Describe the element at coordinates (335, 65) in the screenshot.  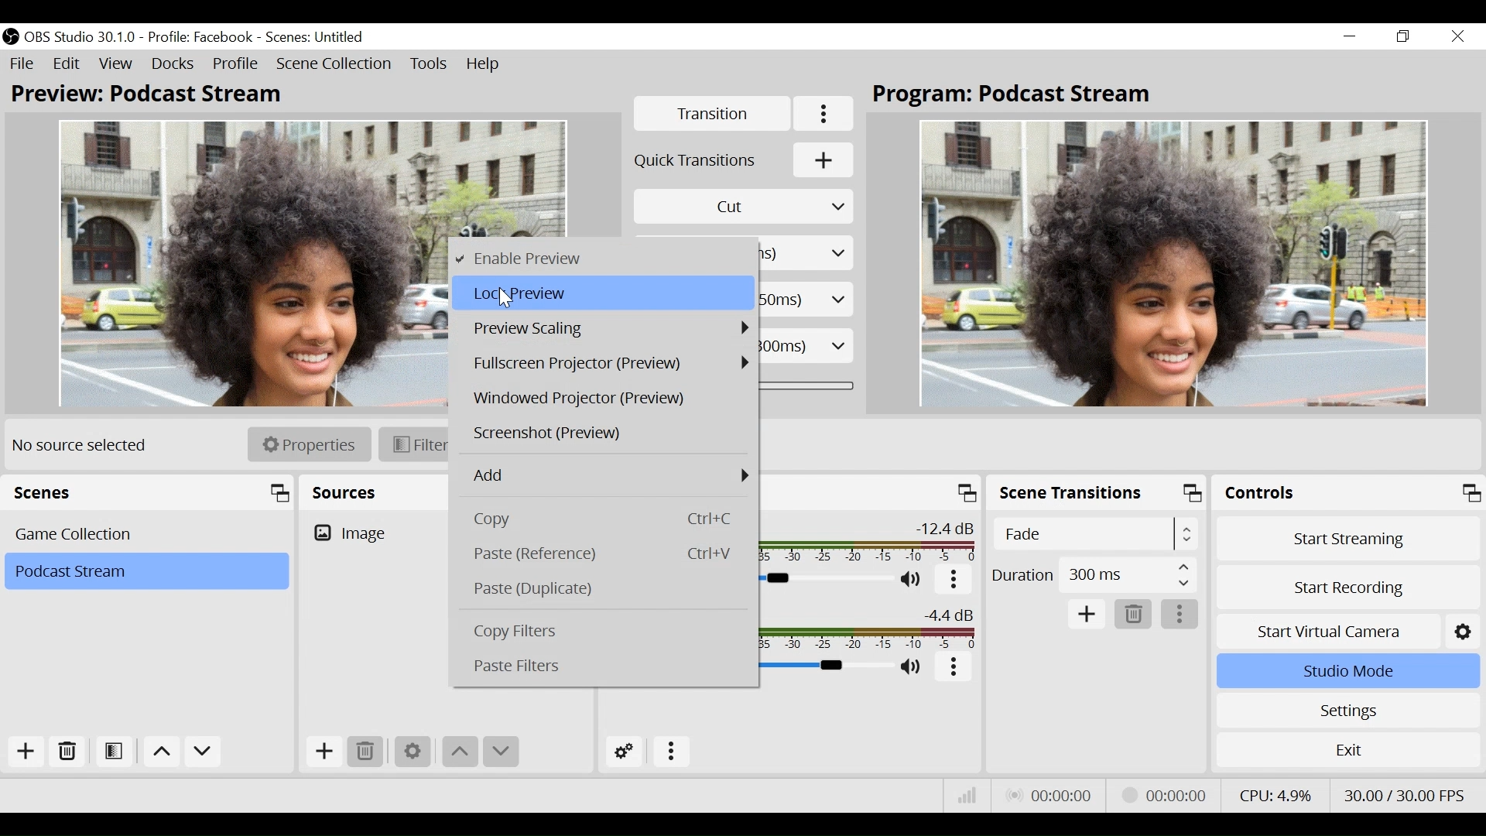
I see `Scene Collection` at that location.